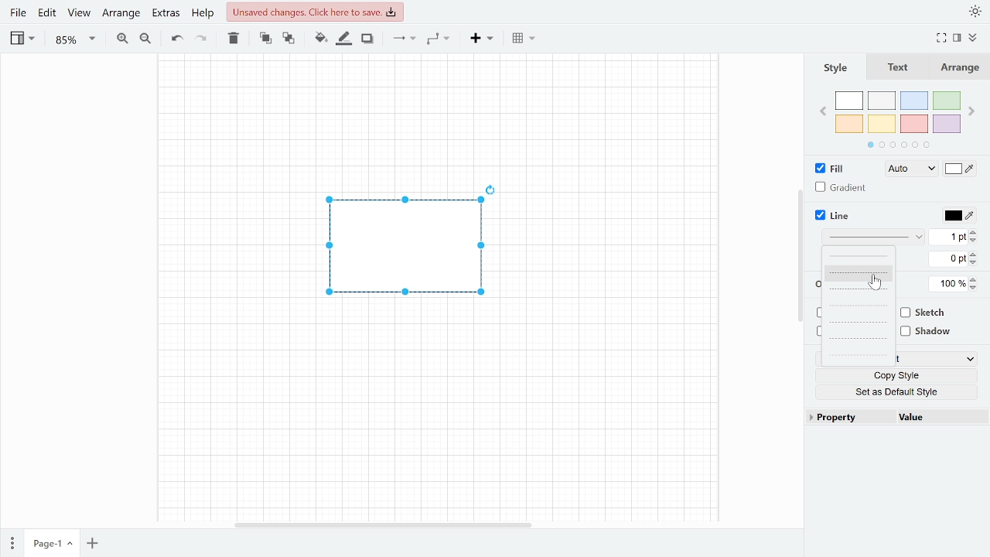 Image resolution: width=990 pixels, height=557 pixels. Describe the element at coordinates (937, 419) in the screenshot. I see `Value` at that location.